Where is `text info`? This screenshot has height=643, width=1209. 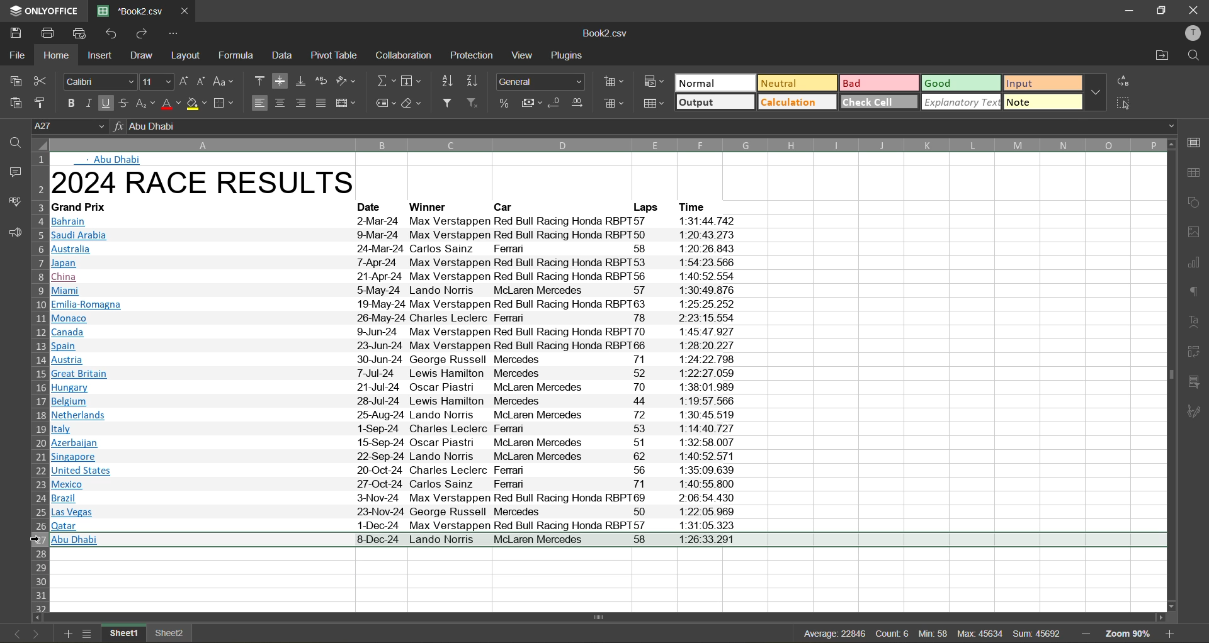 text info is located at coordinates (394, 305).